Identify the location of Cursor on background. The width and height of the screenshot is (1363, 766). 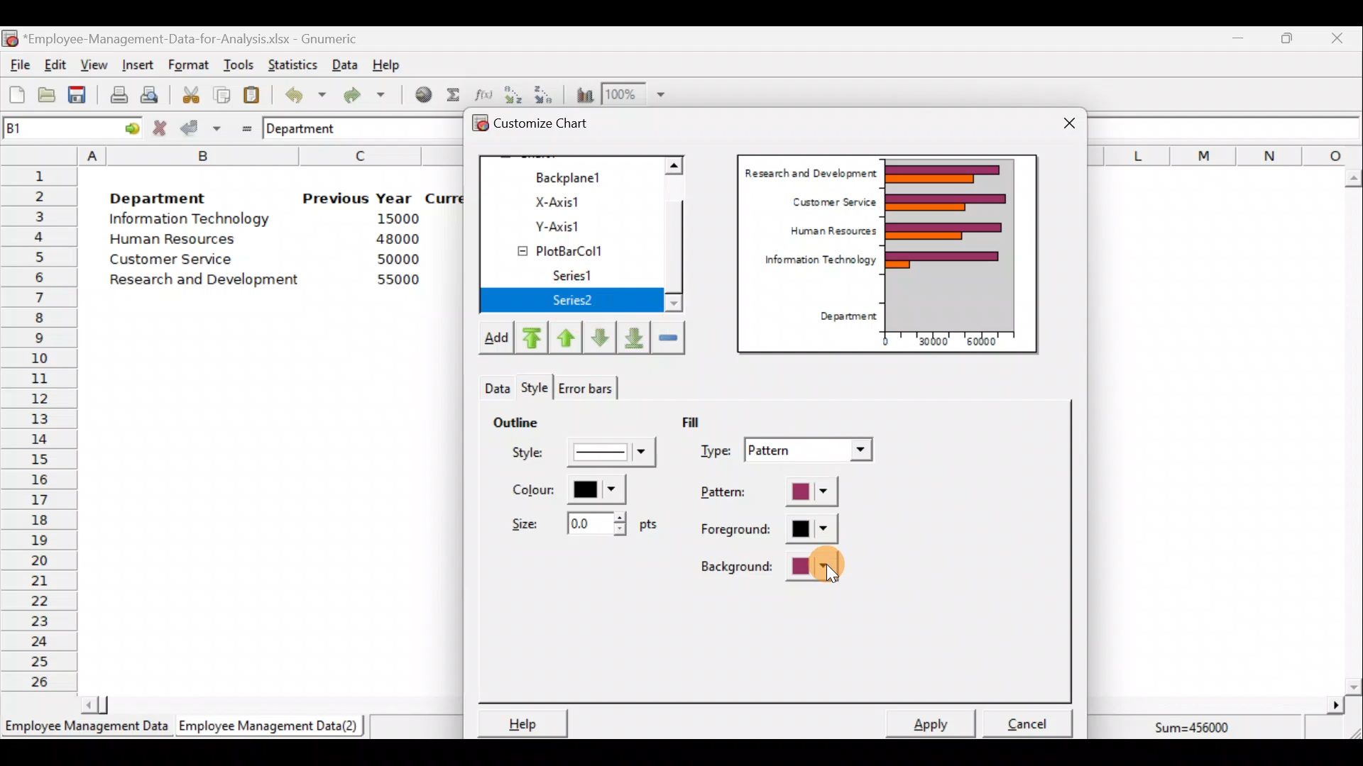
(832, 571).